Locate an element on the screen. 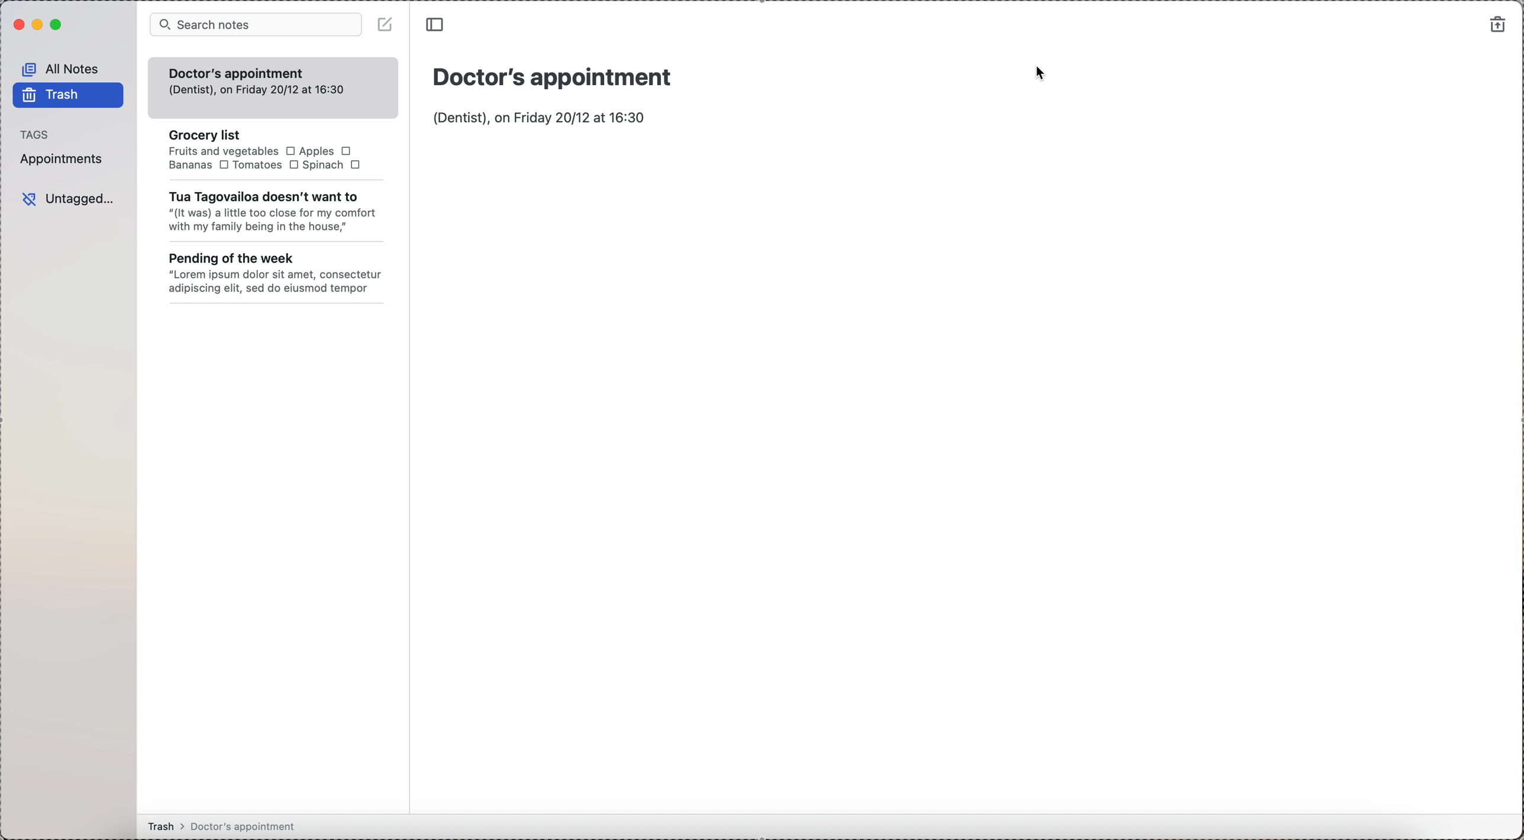 This screenshot has width=1524, height=840. cursor is located at coordinates (1042, 73).